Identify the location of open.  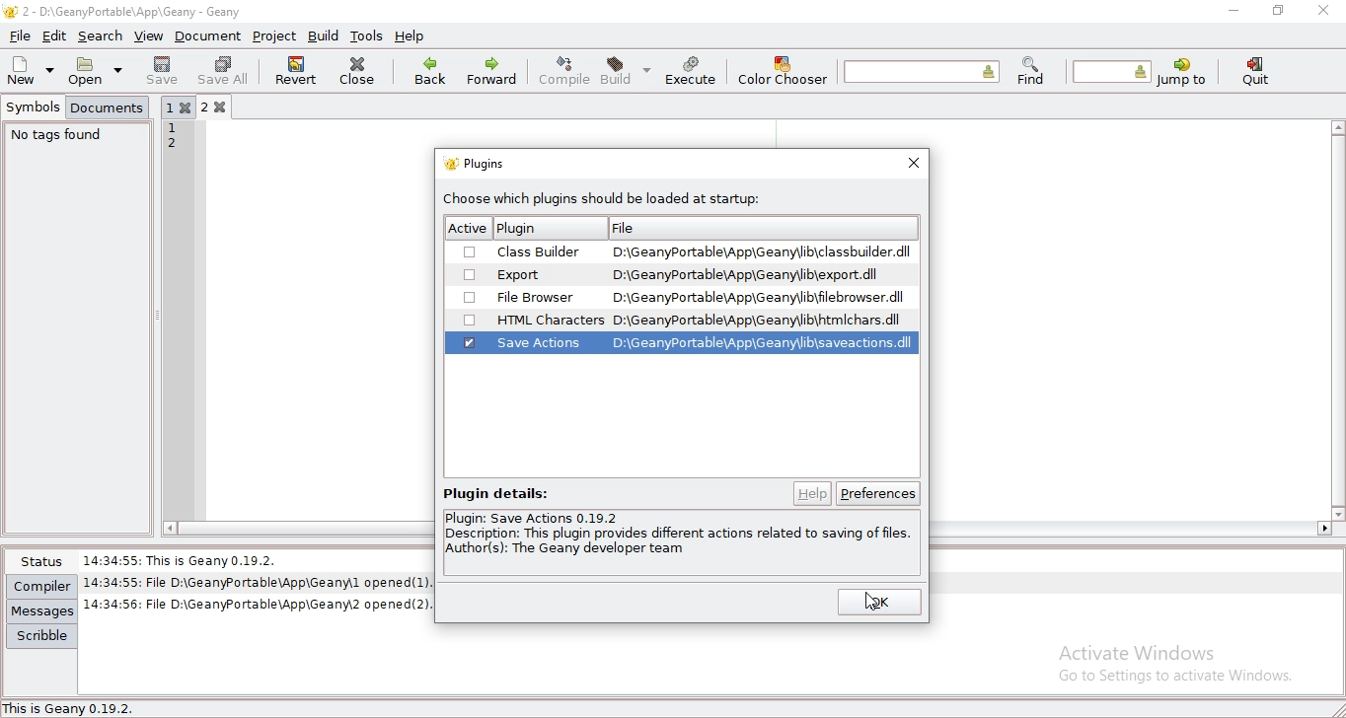
(90, 71).